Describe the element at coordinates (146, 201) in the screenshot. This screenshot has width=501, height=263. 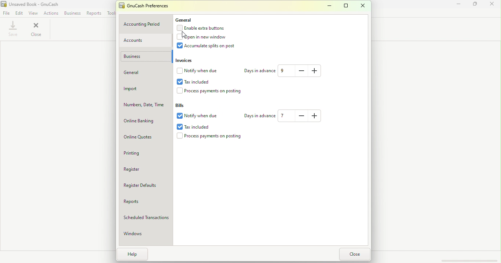
I see `Reports` at that location.